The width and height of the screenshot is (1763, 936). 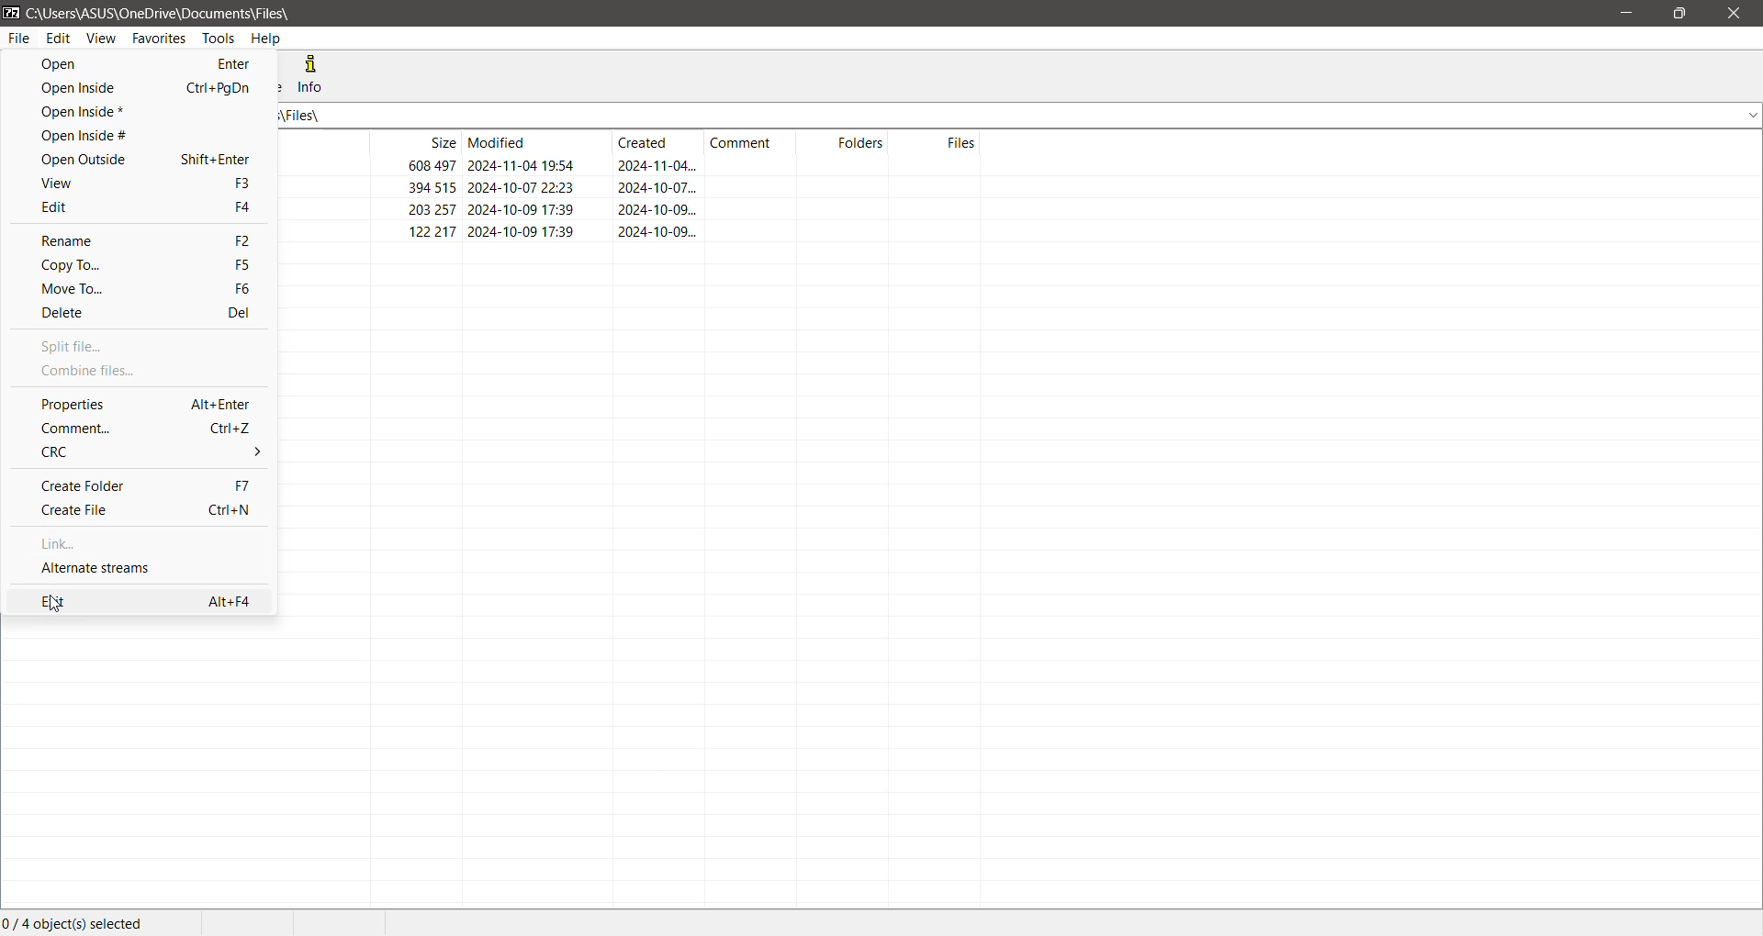 I want to click on Help, so click(x=270, y=40).